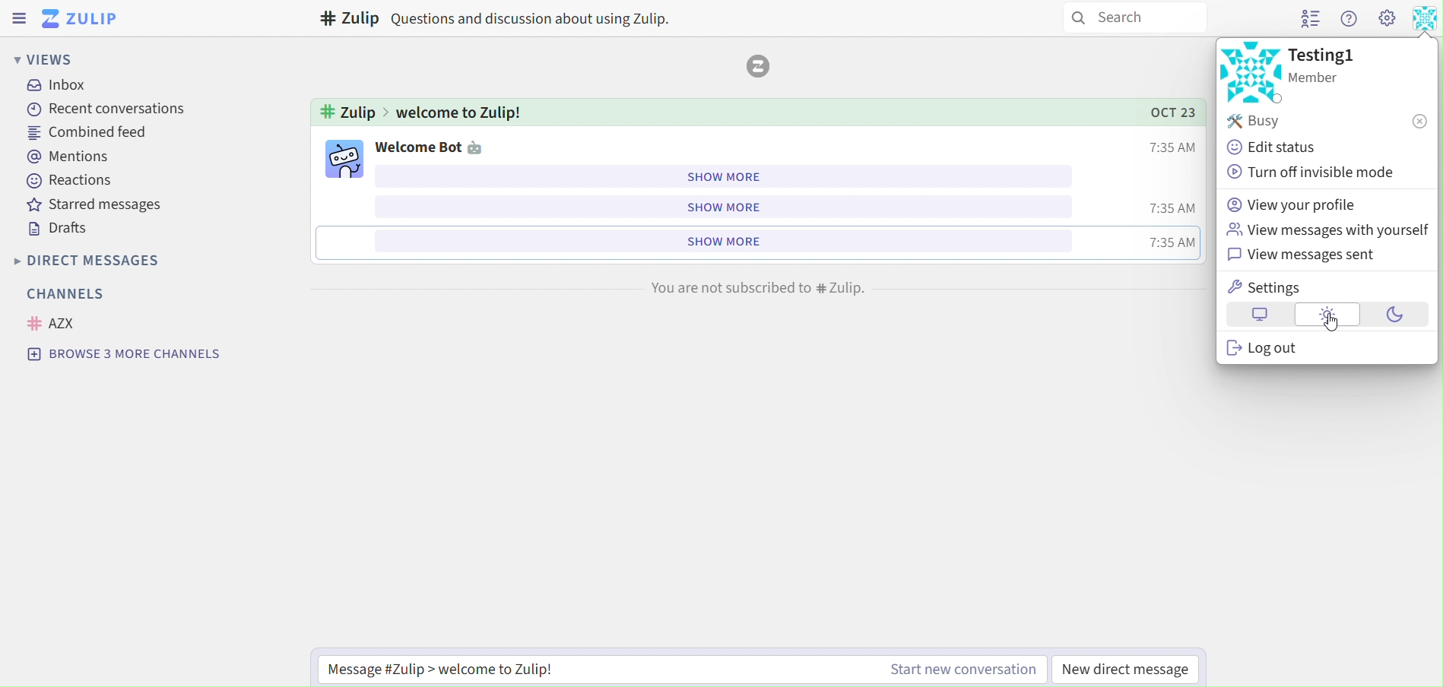  What do you see at coordinates (1313, 173) in the screenshot?
I see `turn off invisible mode` at bounding box center [1313, 173].